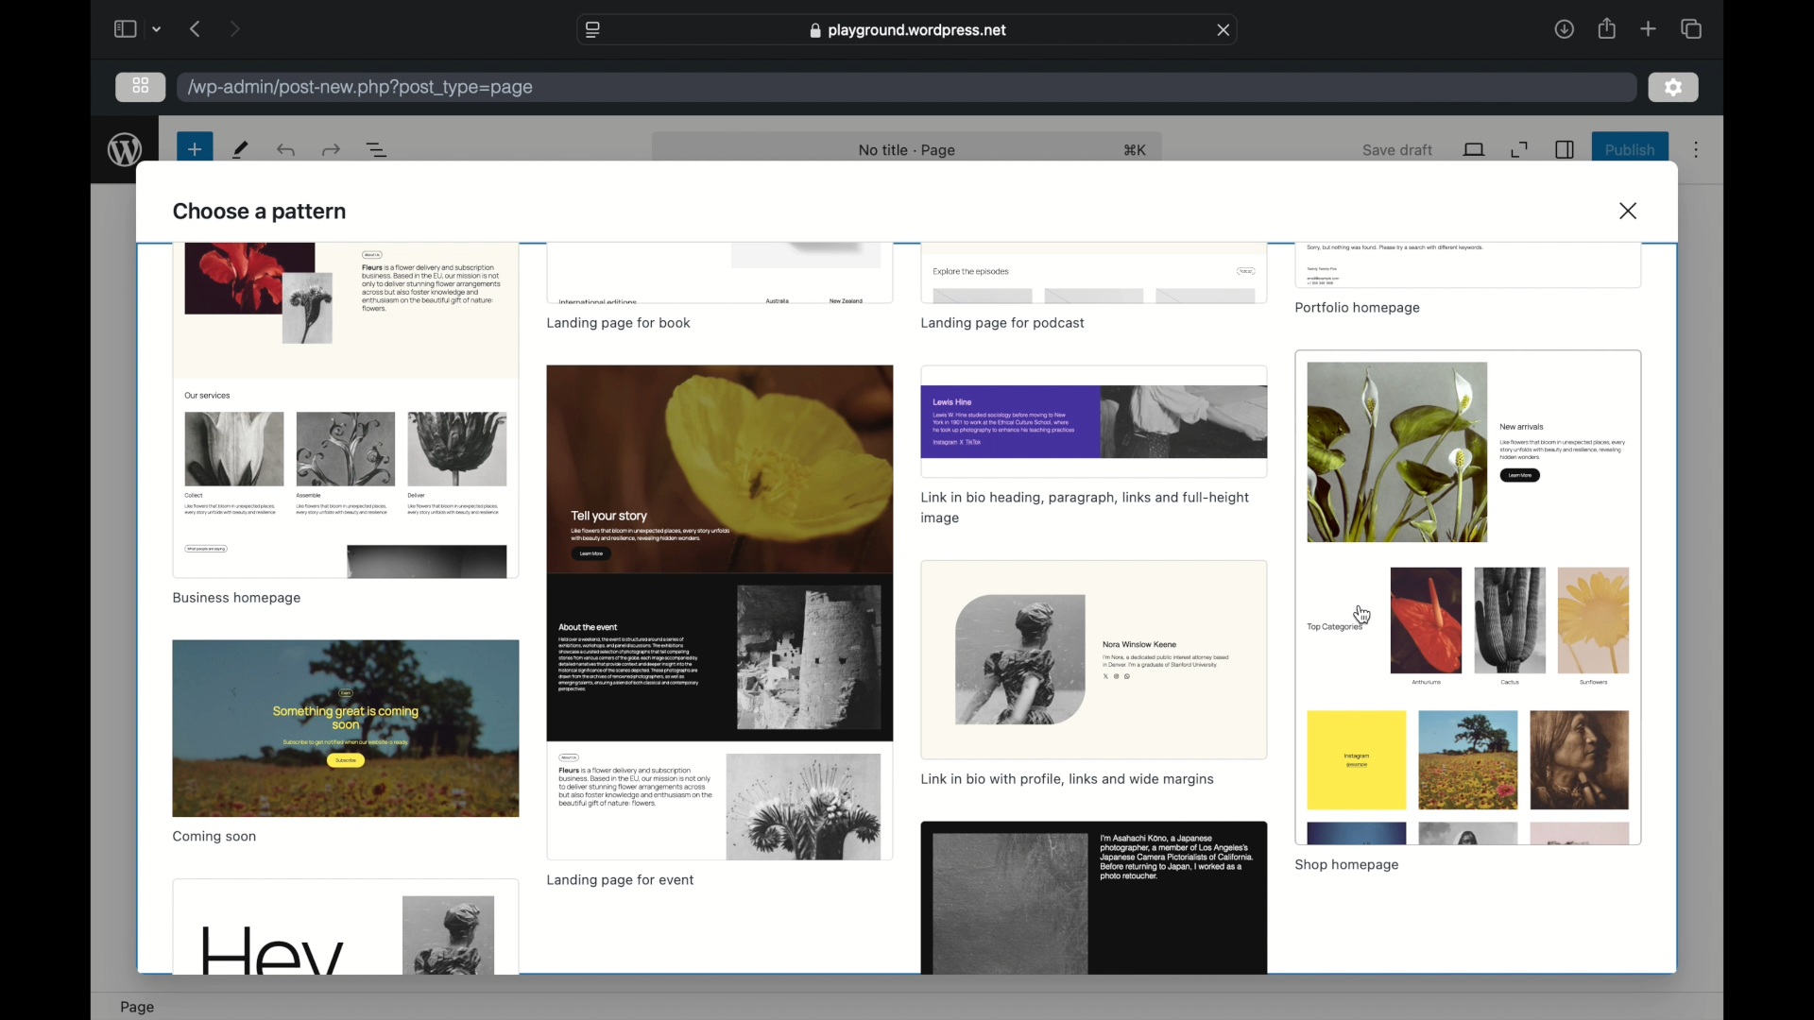 Image resolution: width=1814 pixels, height=1020 pixels. I want to click on template name, so click(619, 322).